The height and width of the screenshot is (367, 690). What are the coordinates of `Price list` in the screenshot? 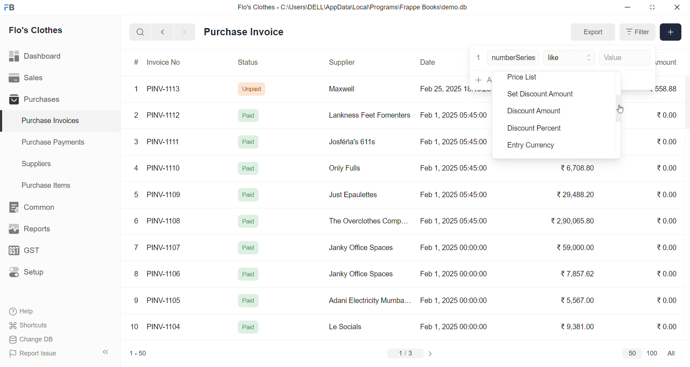 It's located at (533, 77).